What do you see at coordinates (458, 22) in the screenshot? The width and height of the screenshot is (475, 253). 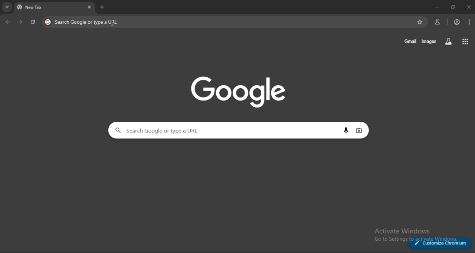 I see `account` at bounding box center [458, 22].